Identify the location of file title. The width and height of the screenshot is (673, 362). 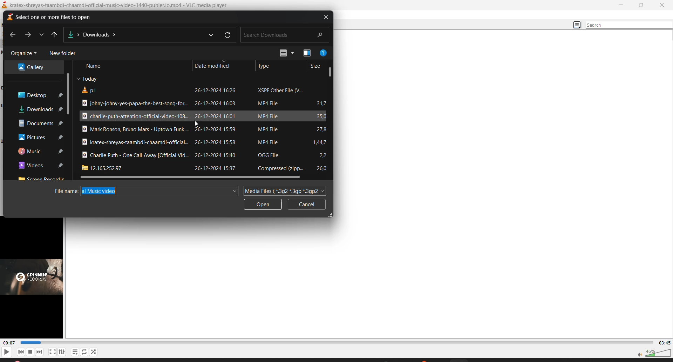
(134, 142).